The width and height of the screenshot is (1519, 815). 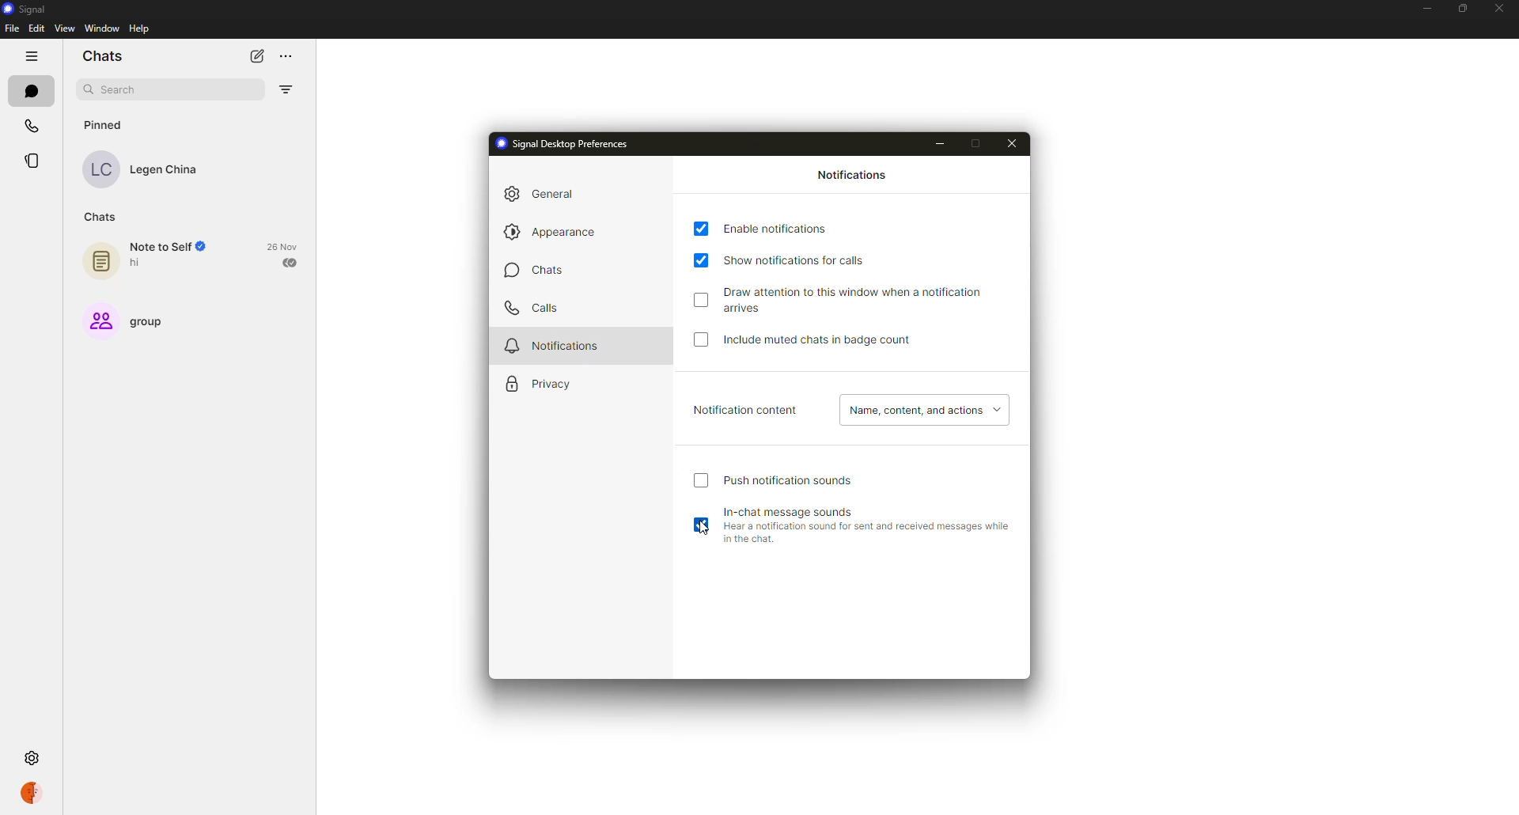 What do you see at coordinates (701, 301) in the screenshot?
I see `click to enable` at bounding box center [701, 301].